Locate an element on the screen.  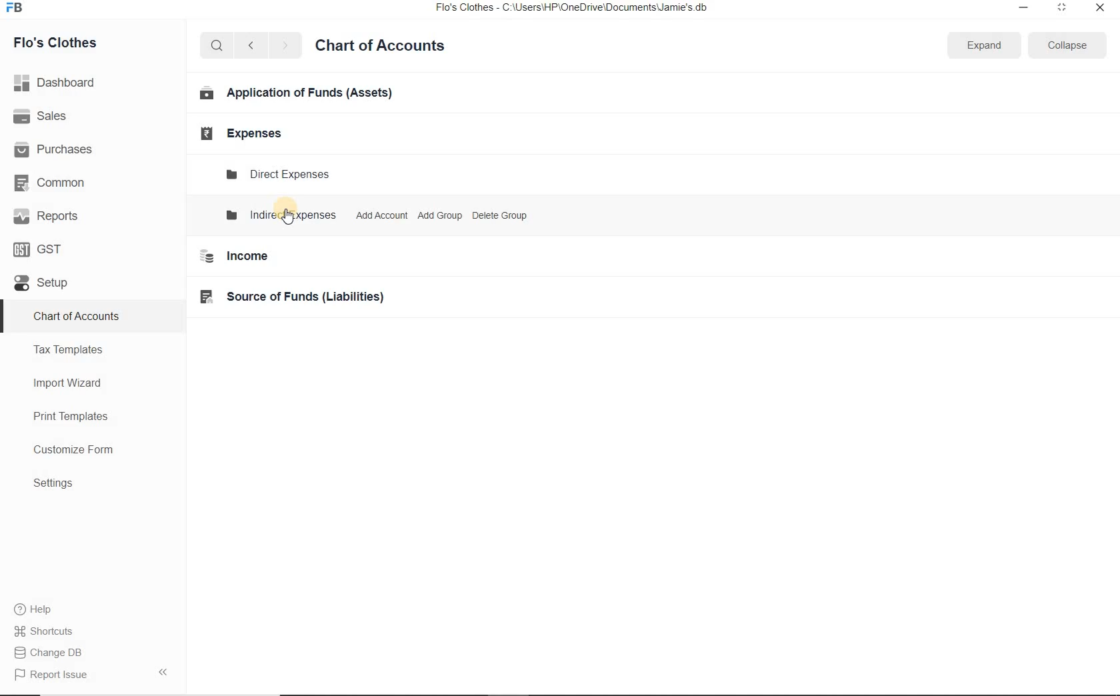
Import Wizard is located at coordinates (69, 383).